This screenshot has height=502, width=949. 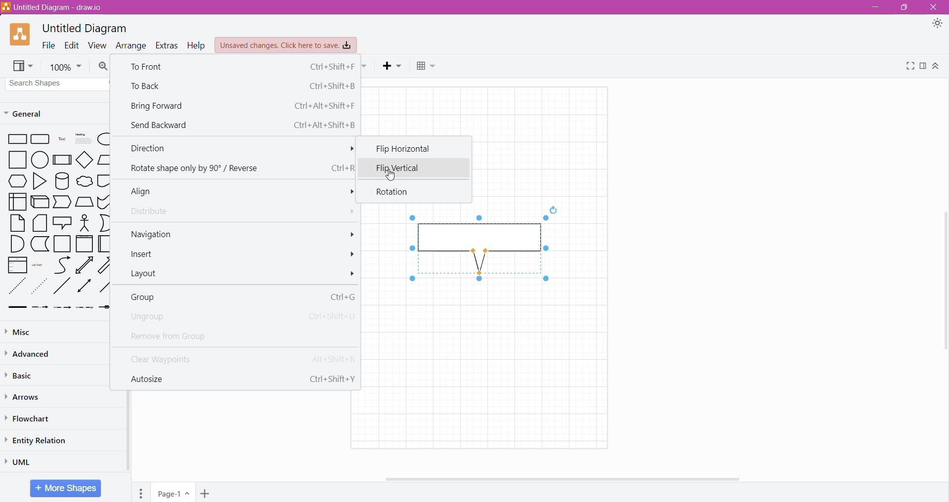 I want to click on Vertical Scroll Bar, so click(x=121, y=435).